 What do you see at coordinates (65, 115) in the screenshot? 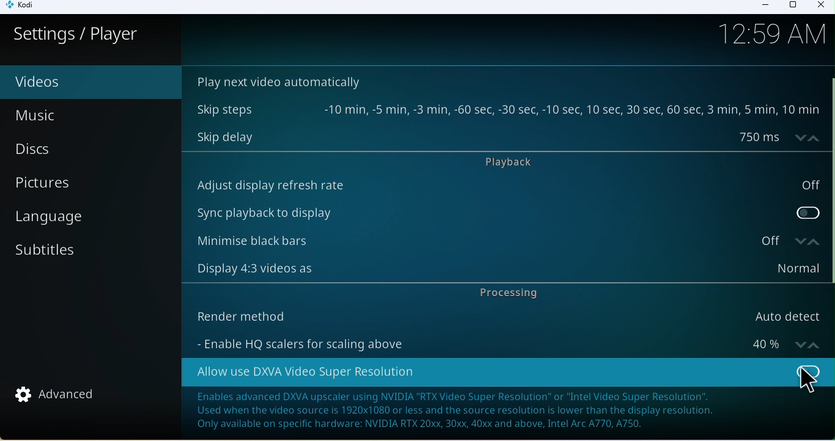
I see `Music` at bounding box center [65, 115].